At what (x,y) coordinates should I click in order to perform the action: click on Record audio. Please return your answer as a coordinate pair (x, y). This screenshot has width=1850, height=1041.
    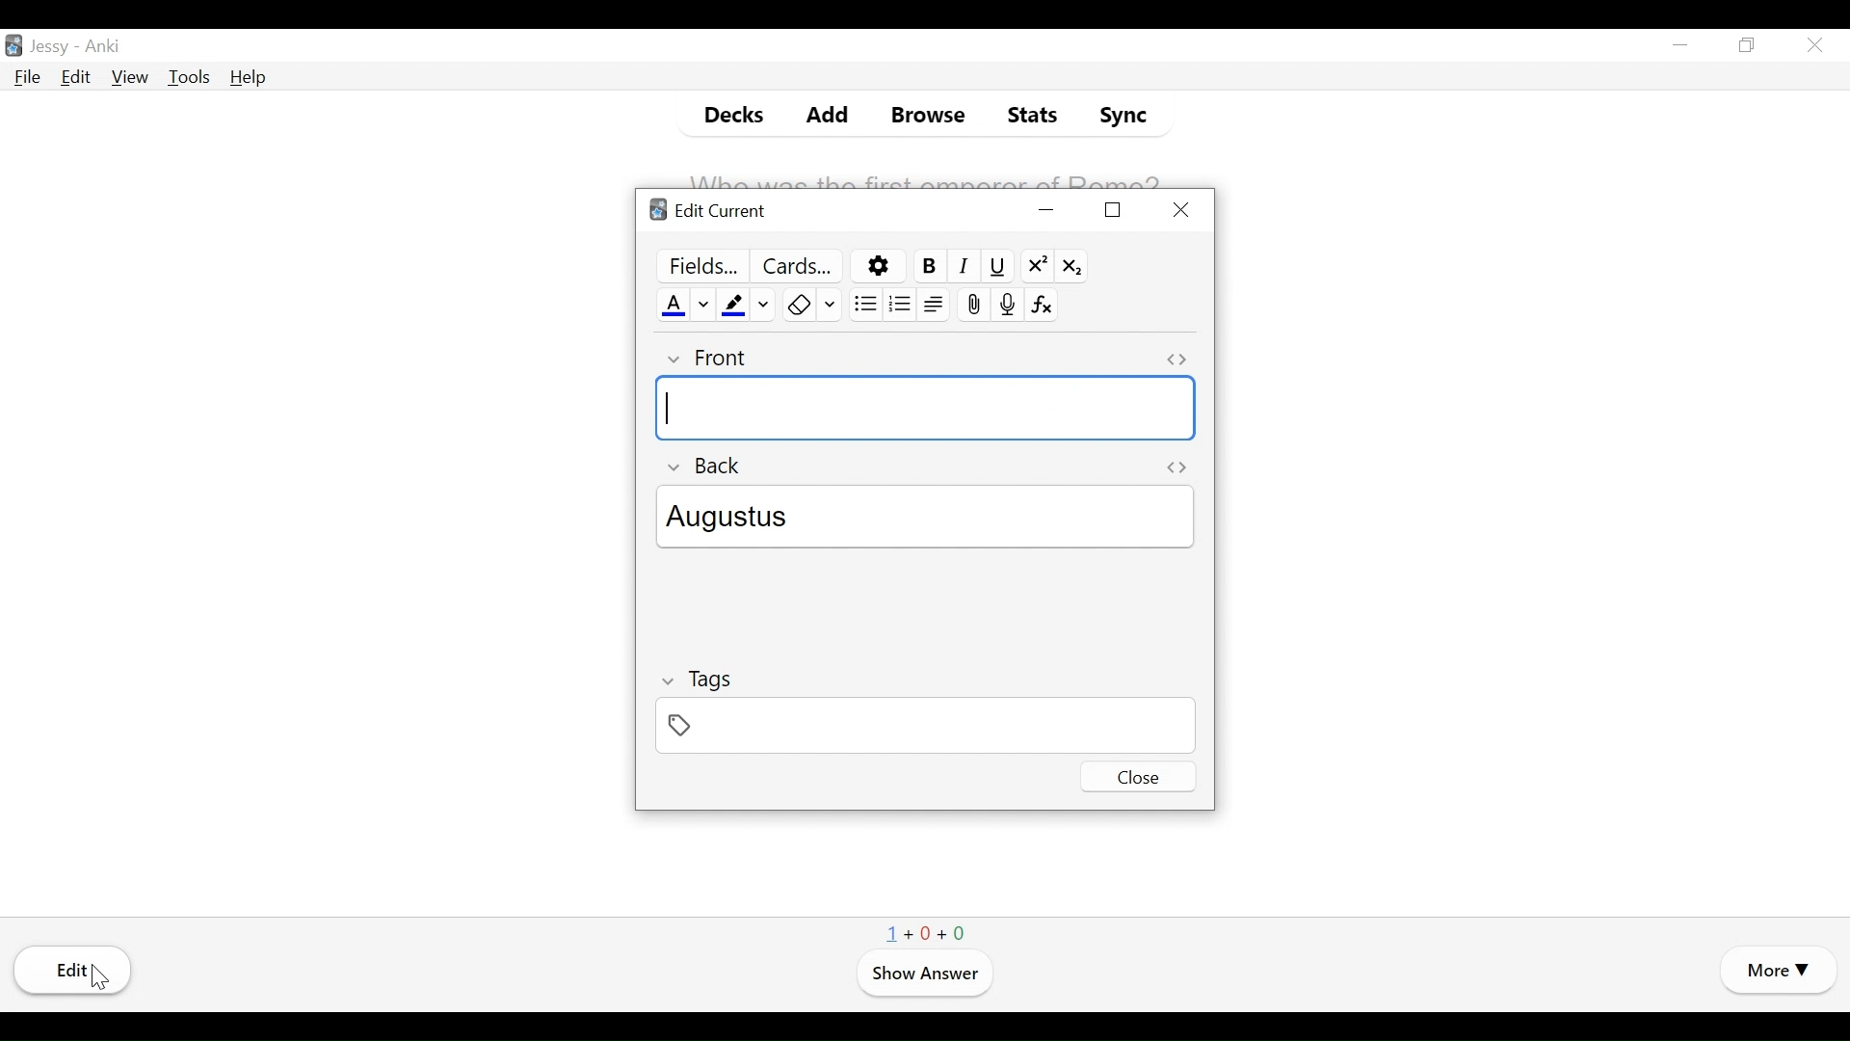
    Looking at the image, I should click on (1005, 305).